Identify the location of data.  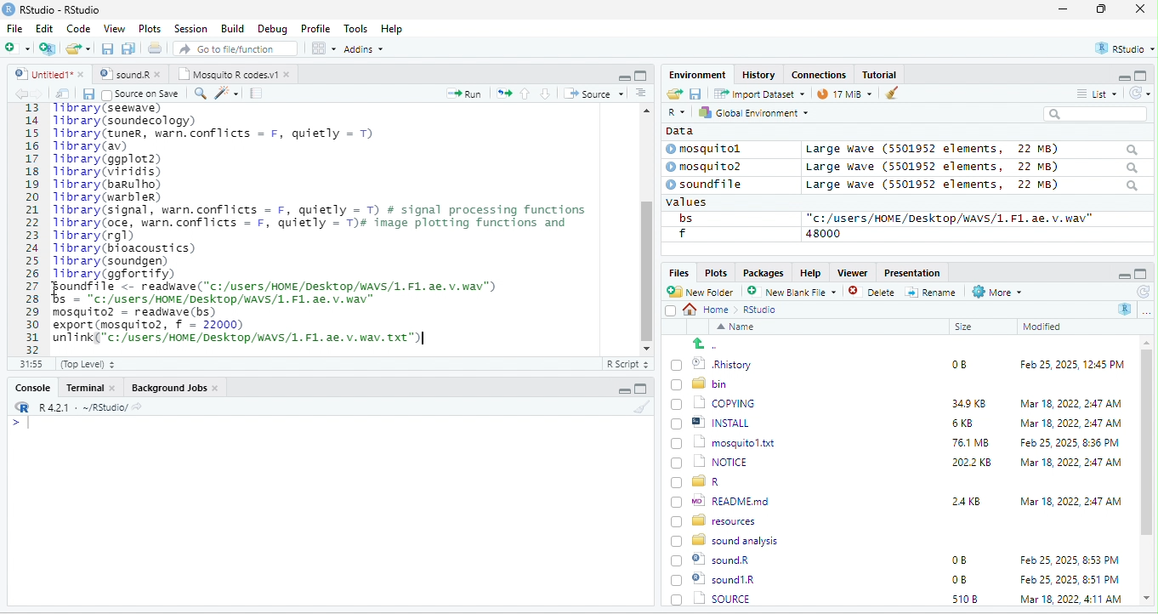
(678, 130).